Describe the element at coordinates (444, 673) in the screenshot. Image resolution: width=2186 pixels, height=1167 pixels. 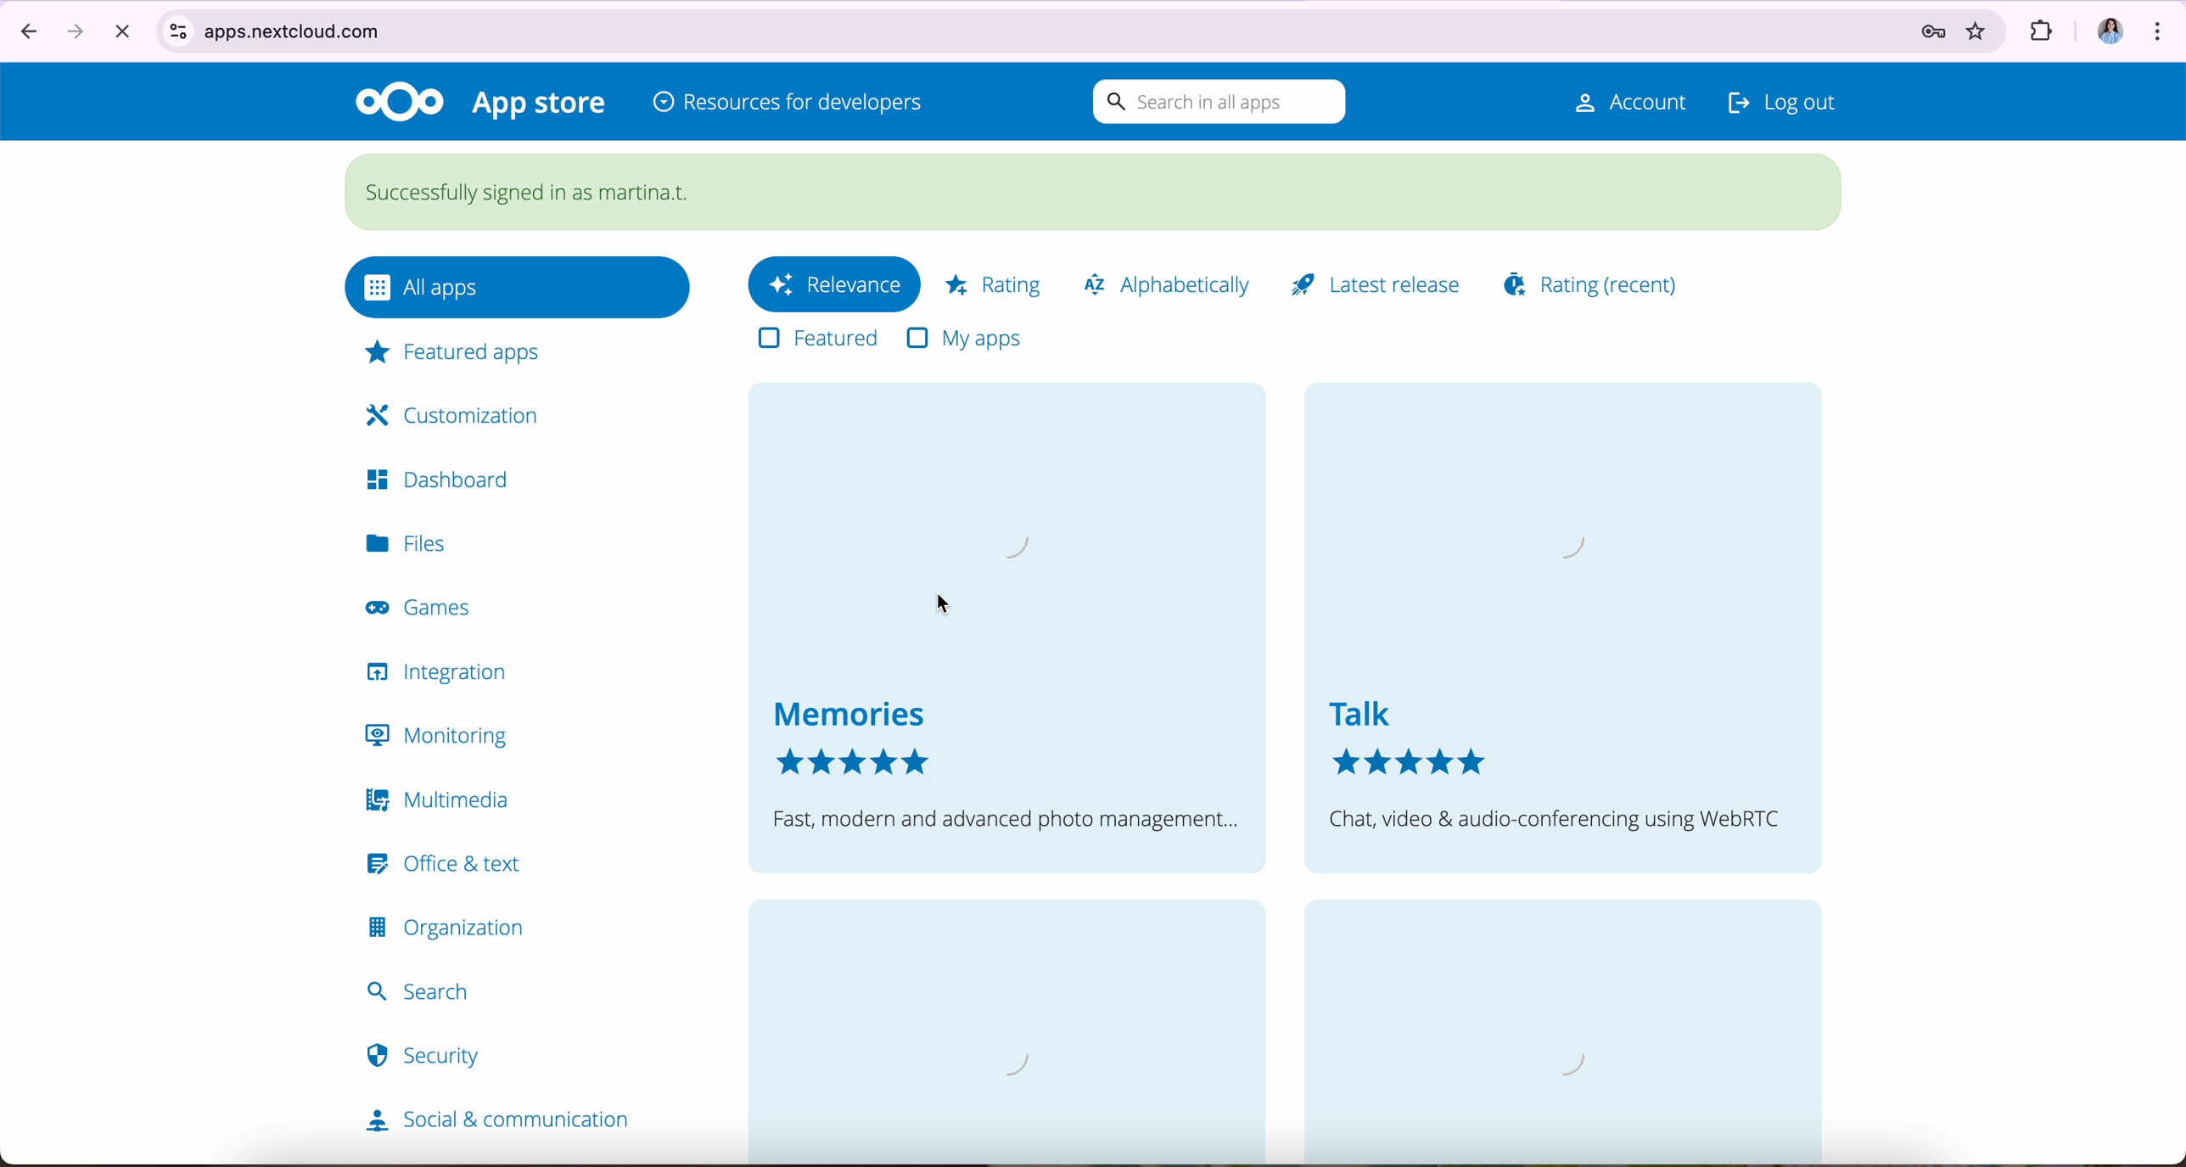
I see `integration` at that location.